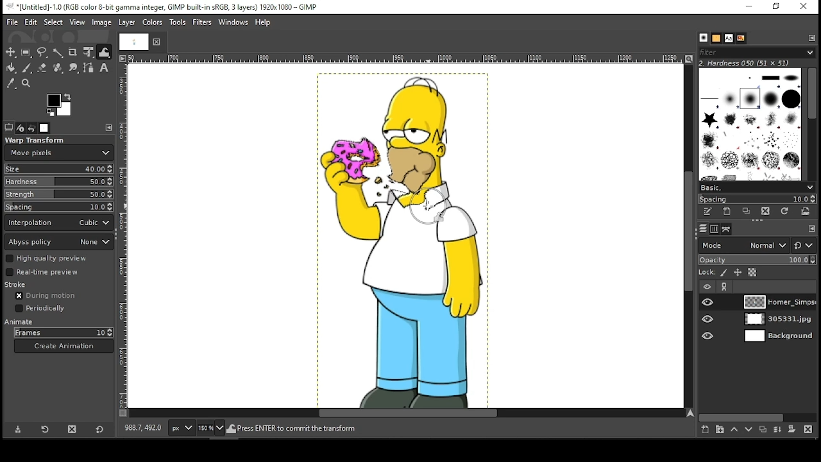 The image size is (821, 462). Describe the element at coordinates (738, 272) in the screenshot. I see `lock position and size` at that location.